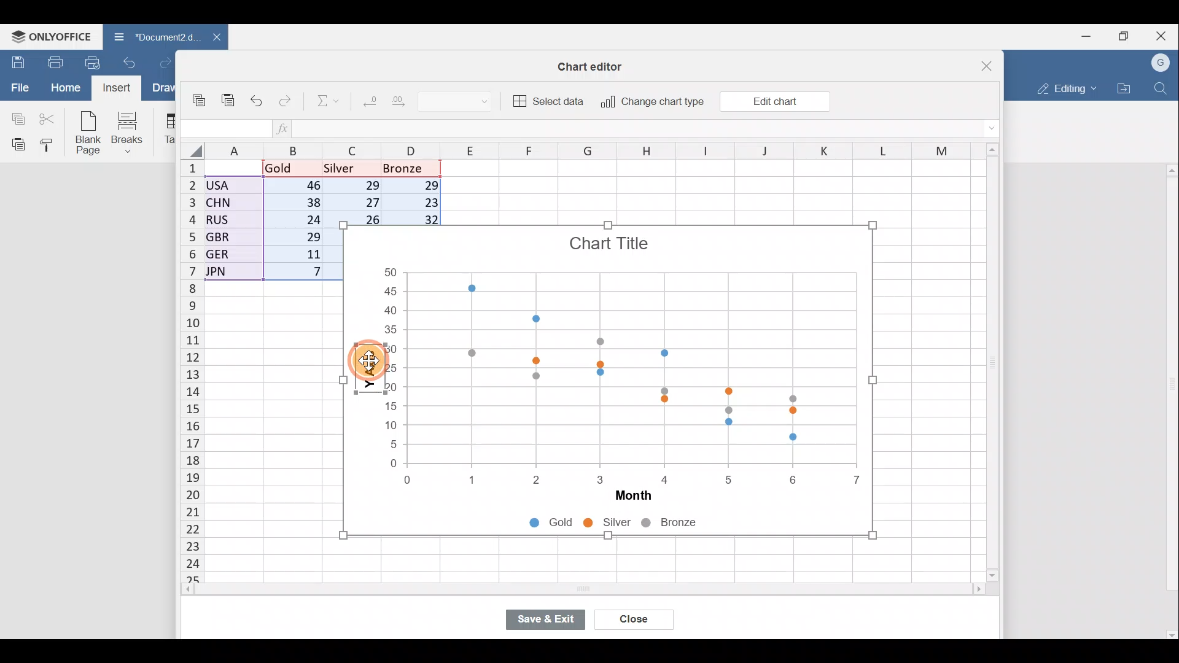  I want to click on Draw, so click(161, 88).